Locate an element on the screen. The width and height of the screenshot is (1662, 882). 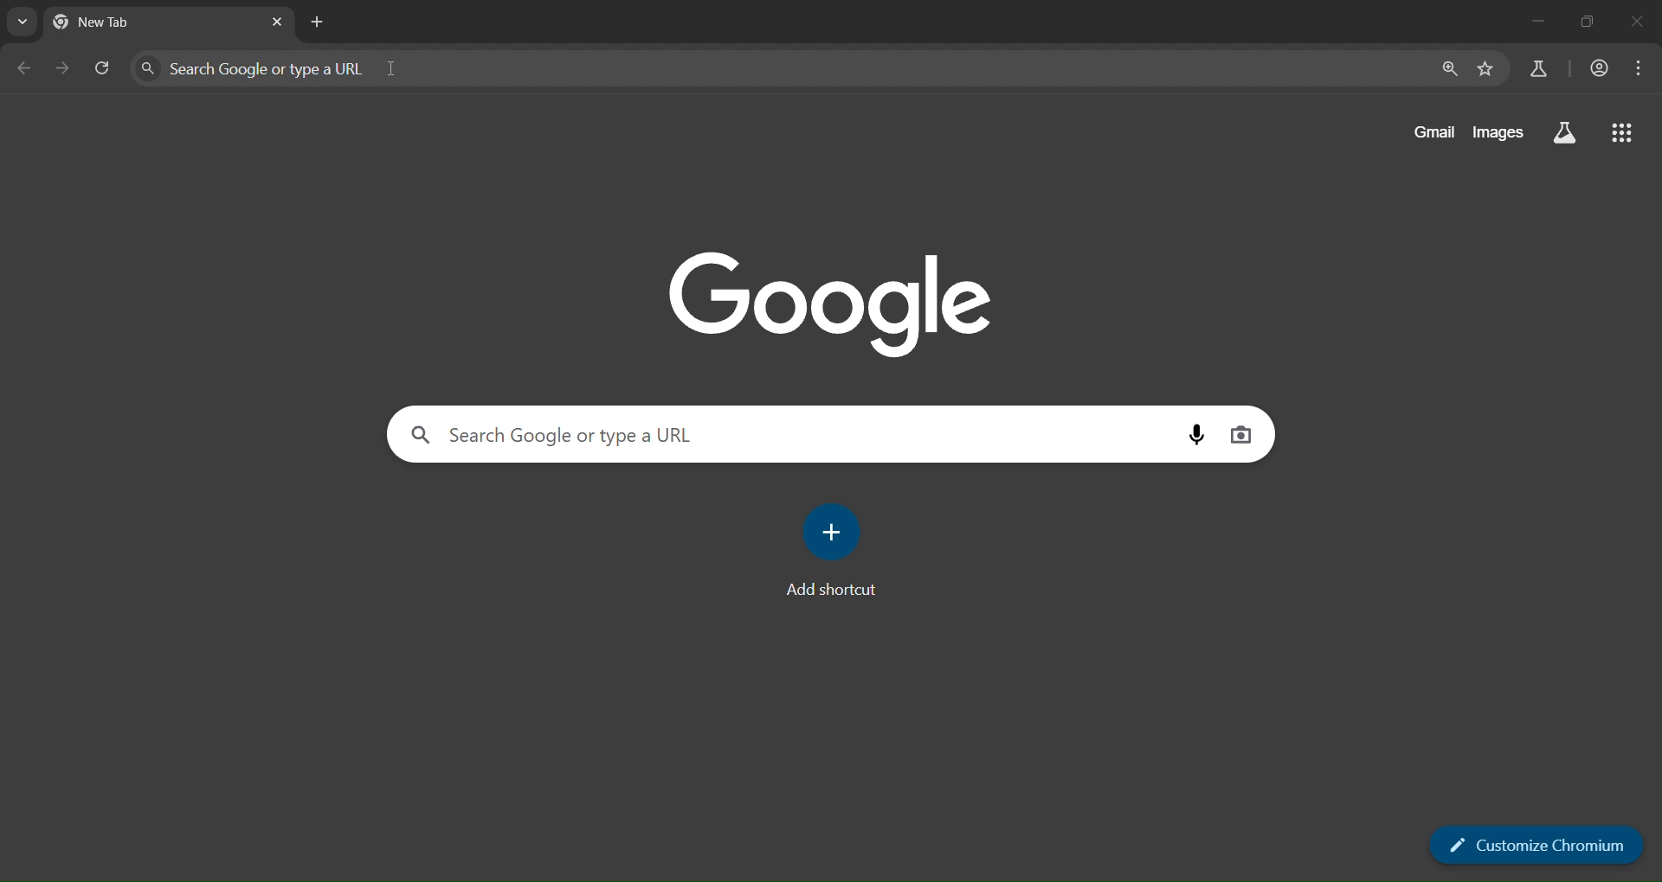
new tab is located at coordinates (316, 22).